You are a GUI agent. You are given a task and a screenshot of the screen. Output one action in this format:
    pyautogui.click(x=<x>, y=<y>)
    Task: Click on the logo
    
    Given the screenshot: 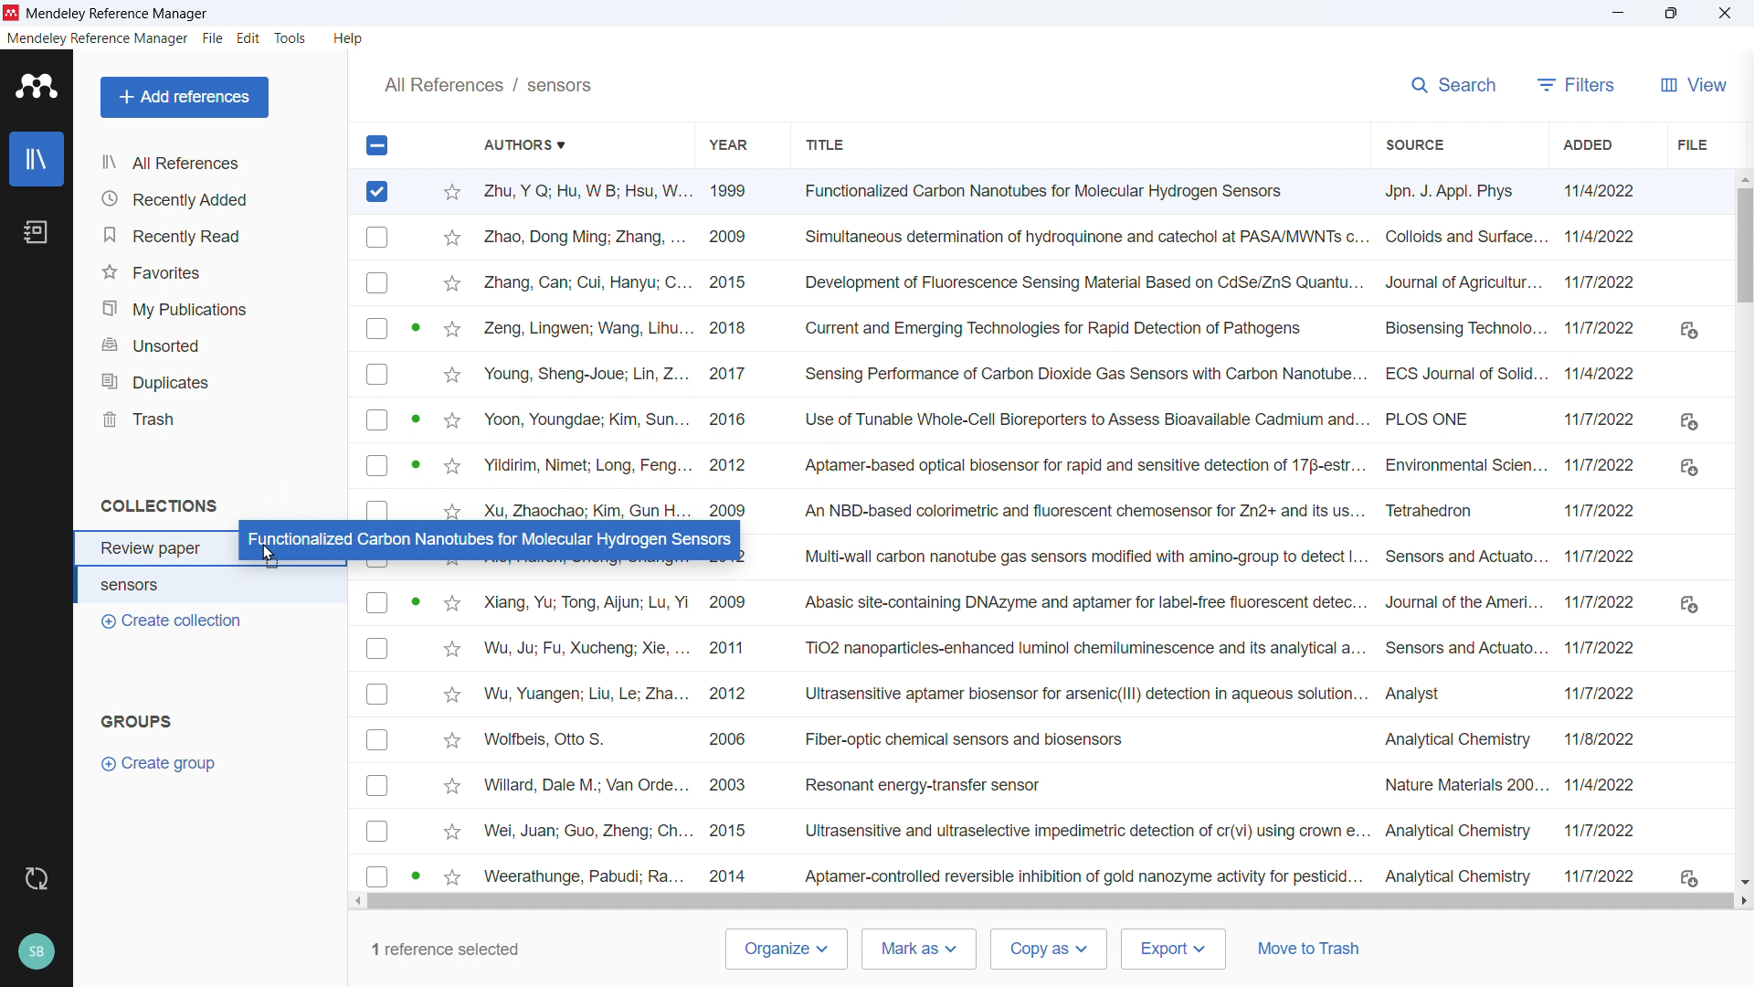 What is the action you would take?
    pyautogui.click(x=12, y=13)
    